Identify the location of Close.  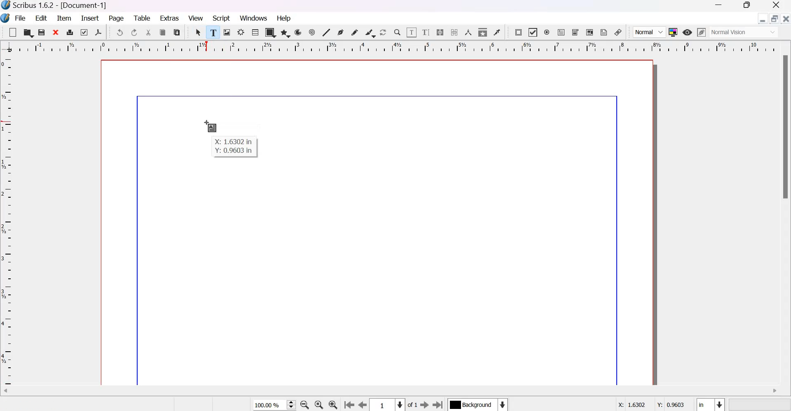
(777, 6).